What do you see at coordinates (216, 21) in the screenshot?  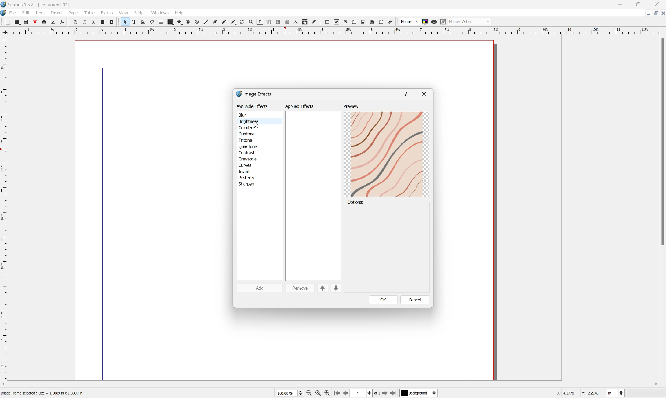 I see `Bezier curve` at bounding box center [216, 21].